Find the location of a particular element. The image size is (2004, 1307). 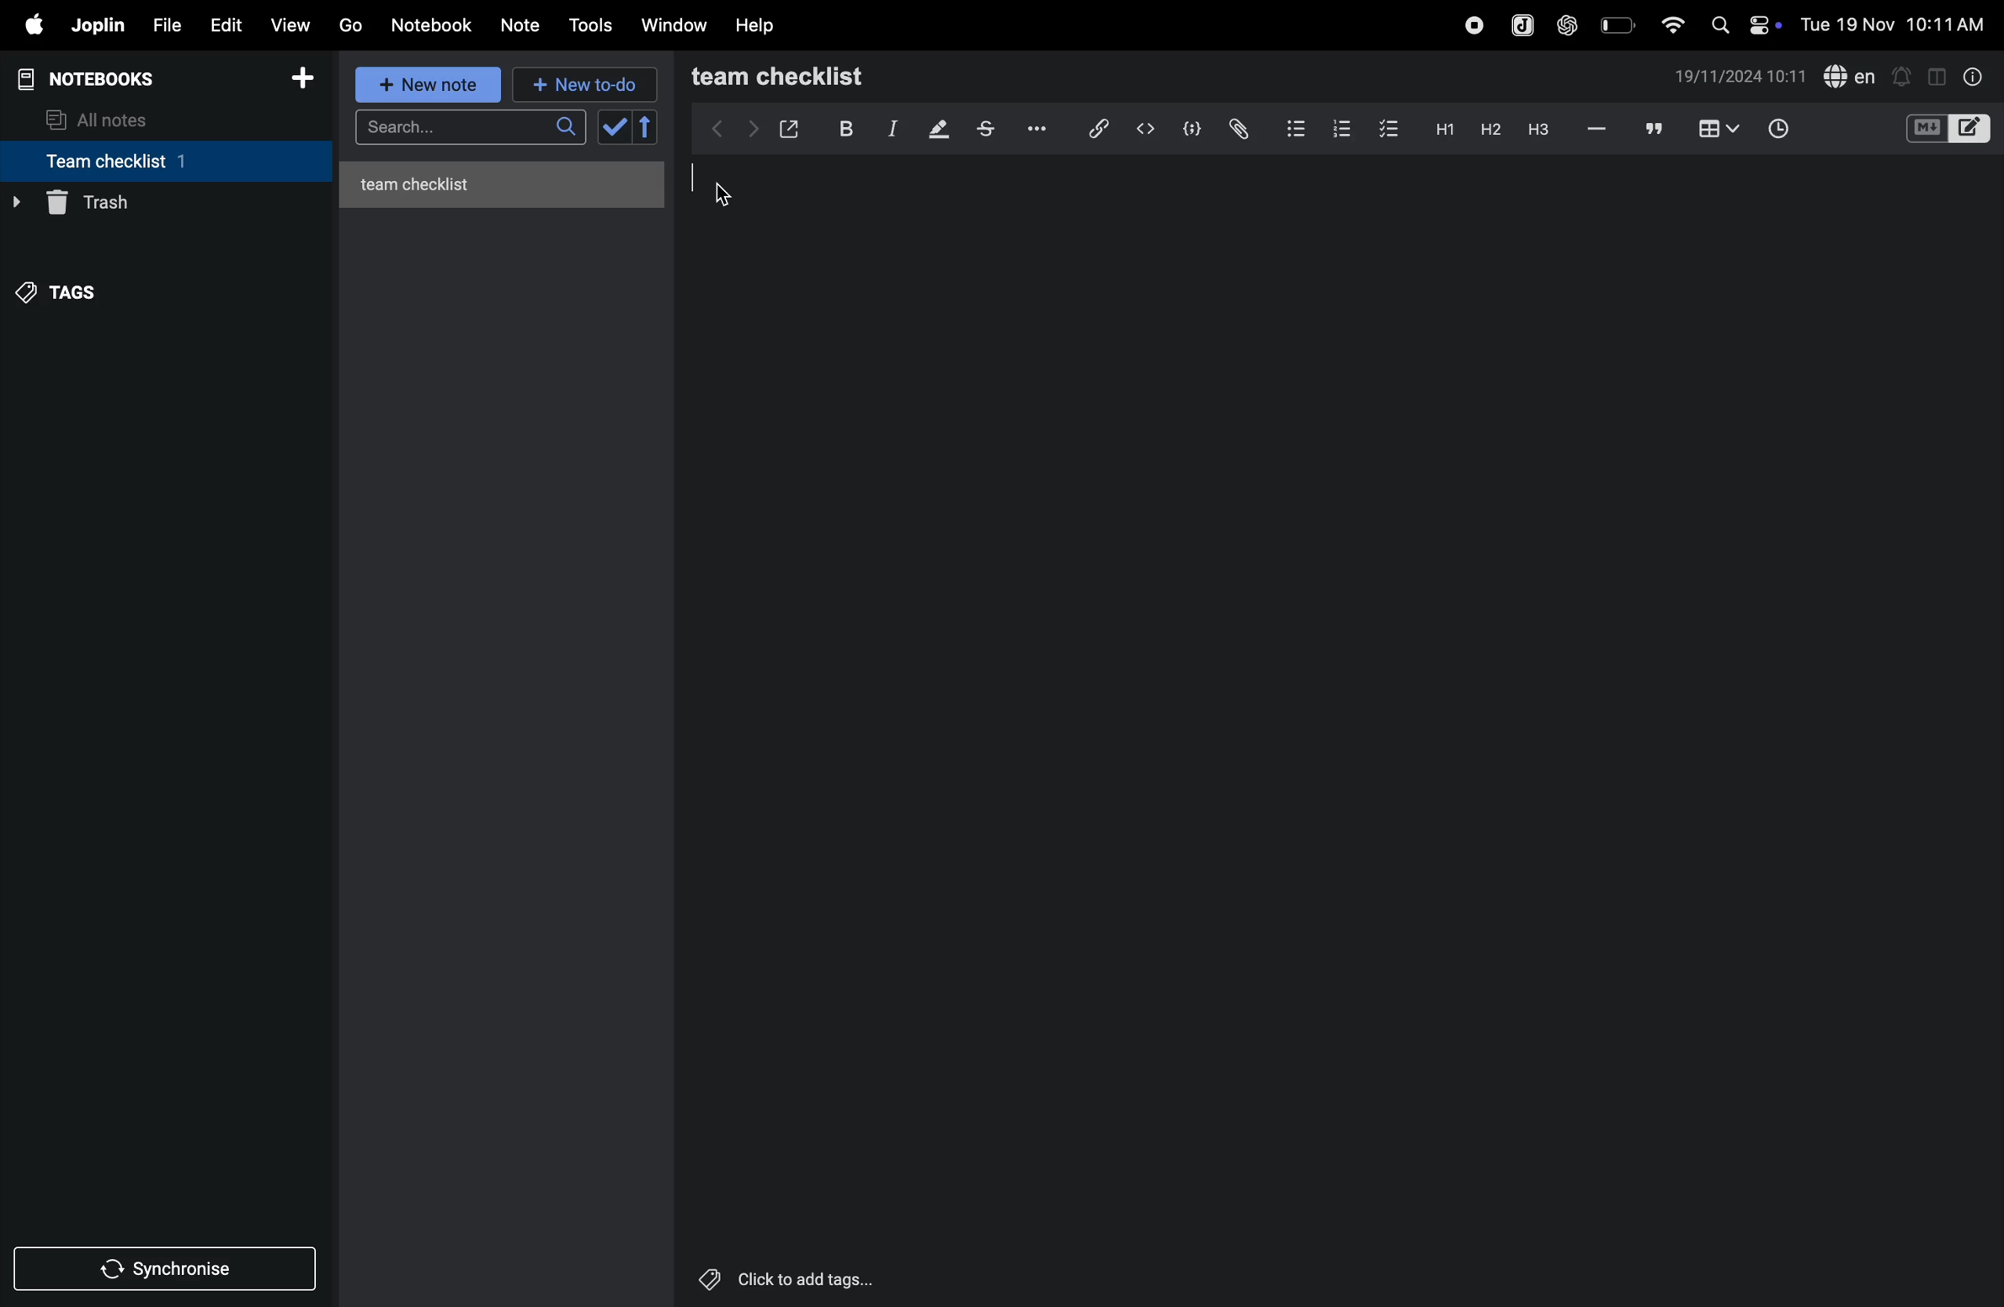

help is located at coordinates (759, 24).